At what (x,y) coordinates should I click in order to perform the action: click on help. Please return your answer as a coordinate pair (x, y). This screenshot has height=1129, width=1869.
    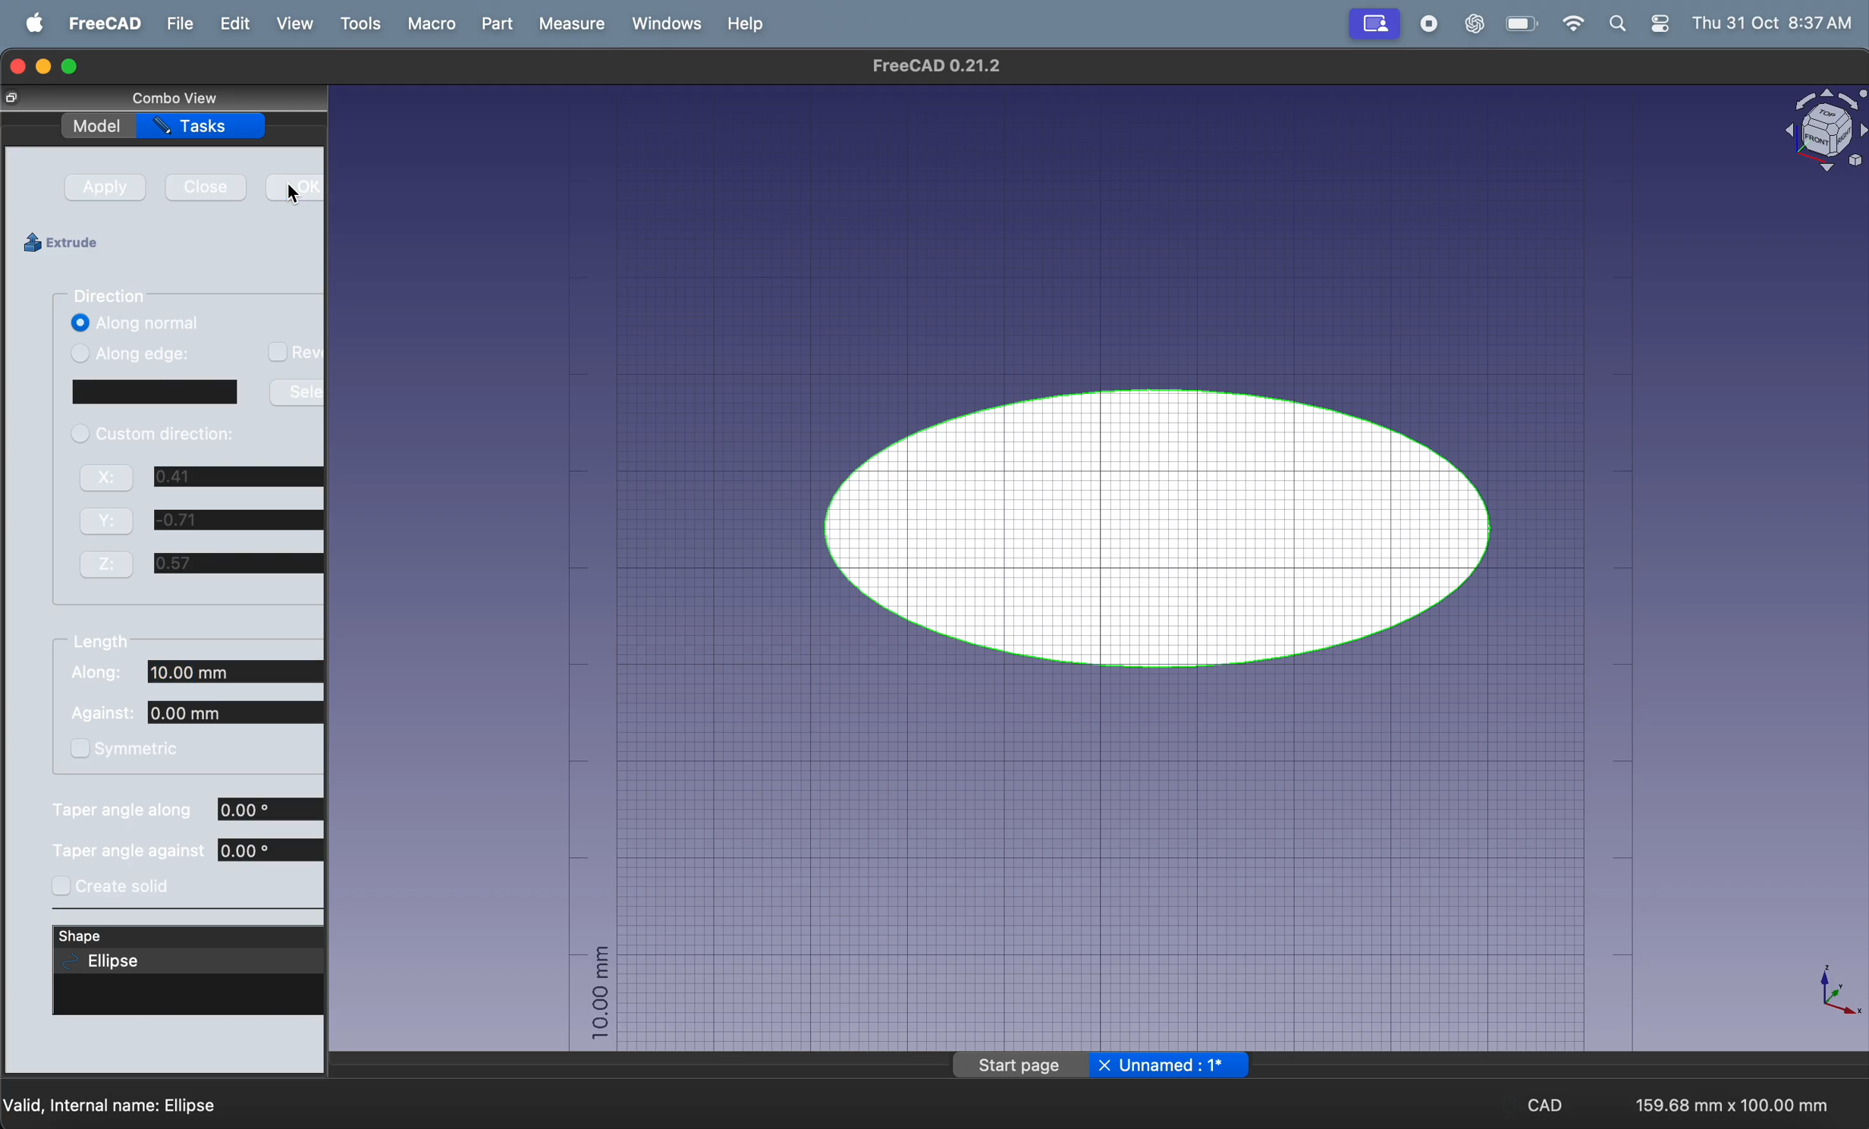
    Looking at the image, I should click on (749, 23).